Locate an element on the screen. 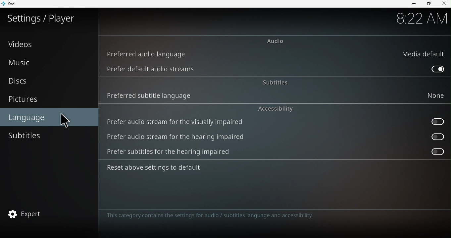 The height and width of the screenshot is (238, 451). Reset above settings to default is located at coordinates (162, 169).